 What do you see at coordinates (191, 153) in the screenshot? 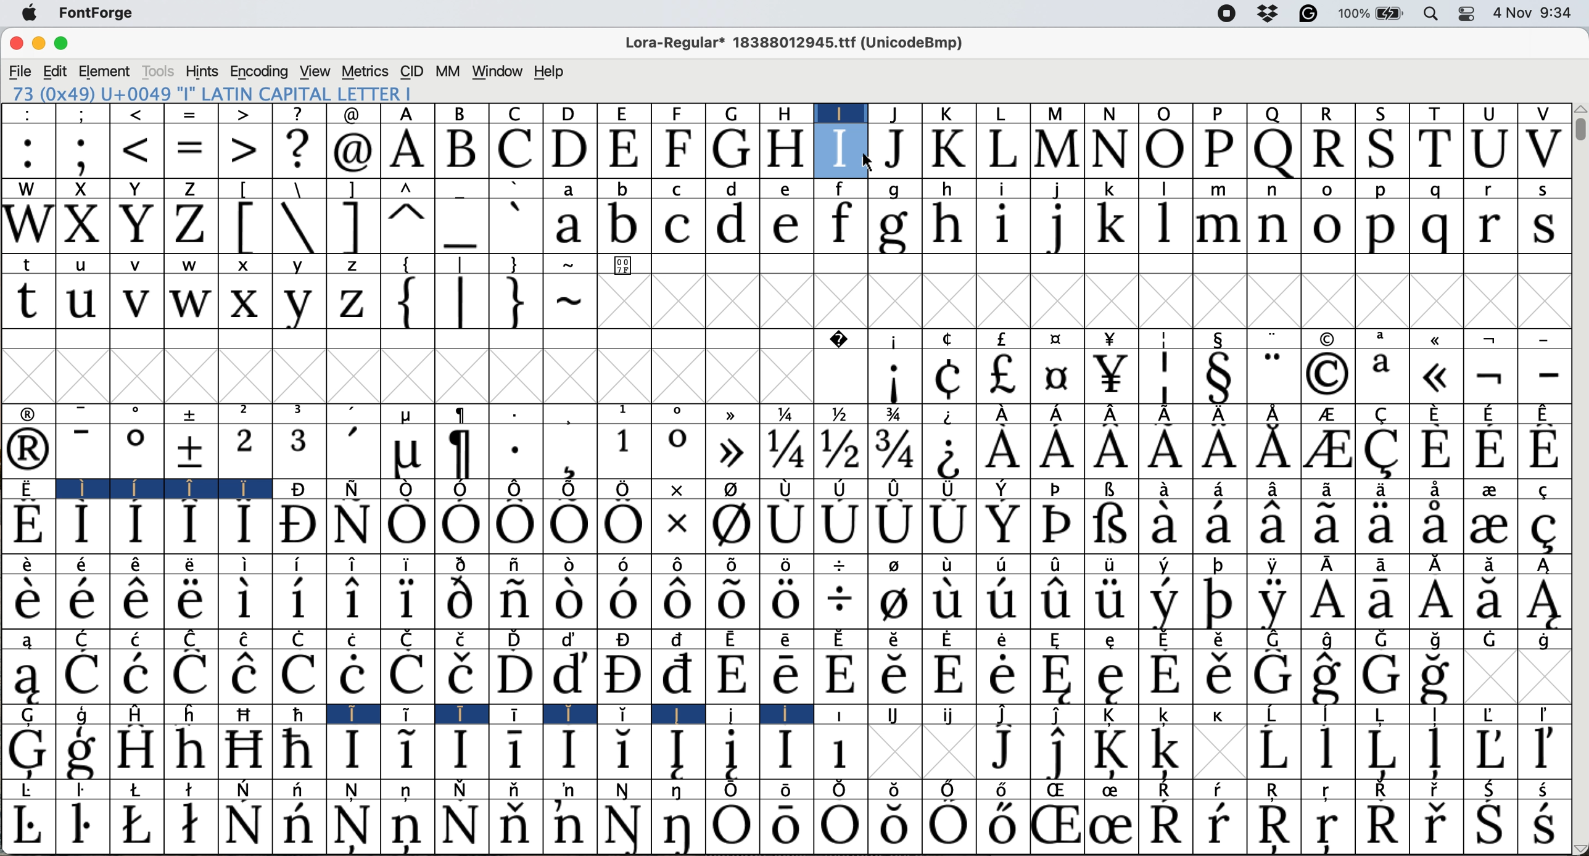
I see `=` at bounding box center [191, 153].